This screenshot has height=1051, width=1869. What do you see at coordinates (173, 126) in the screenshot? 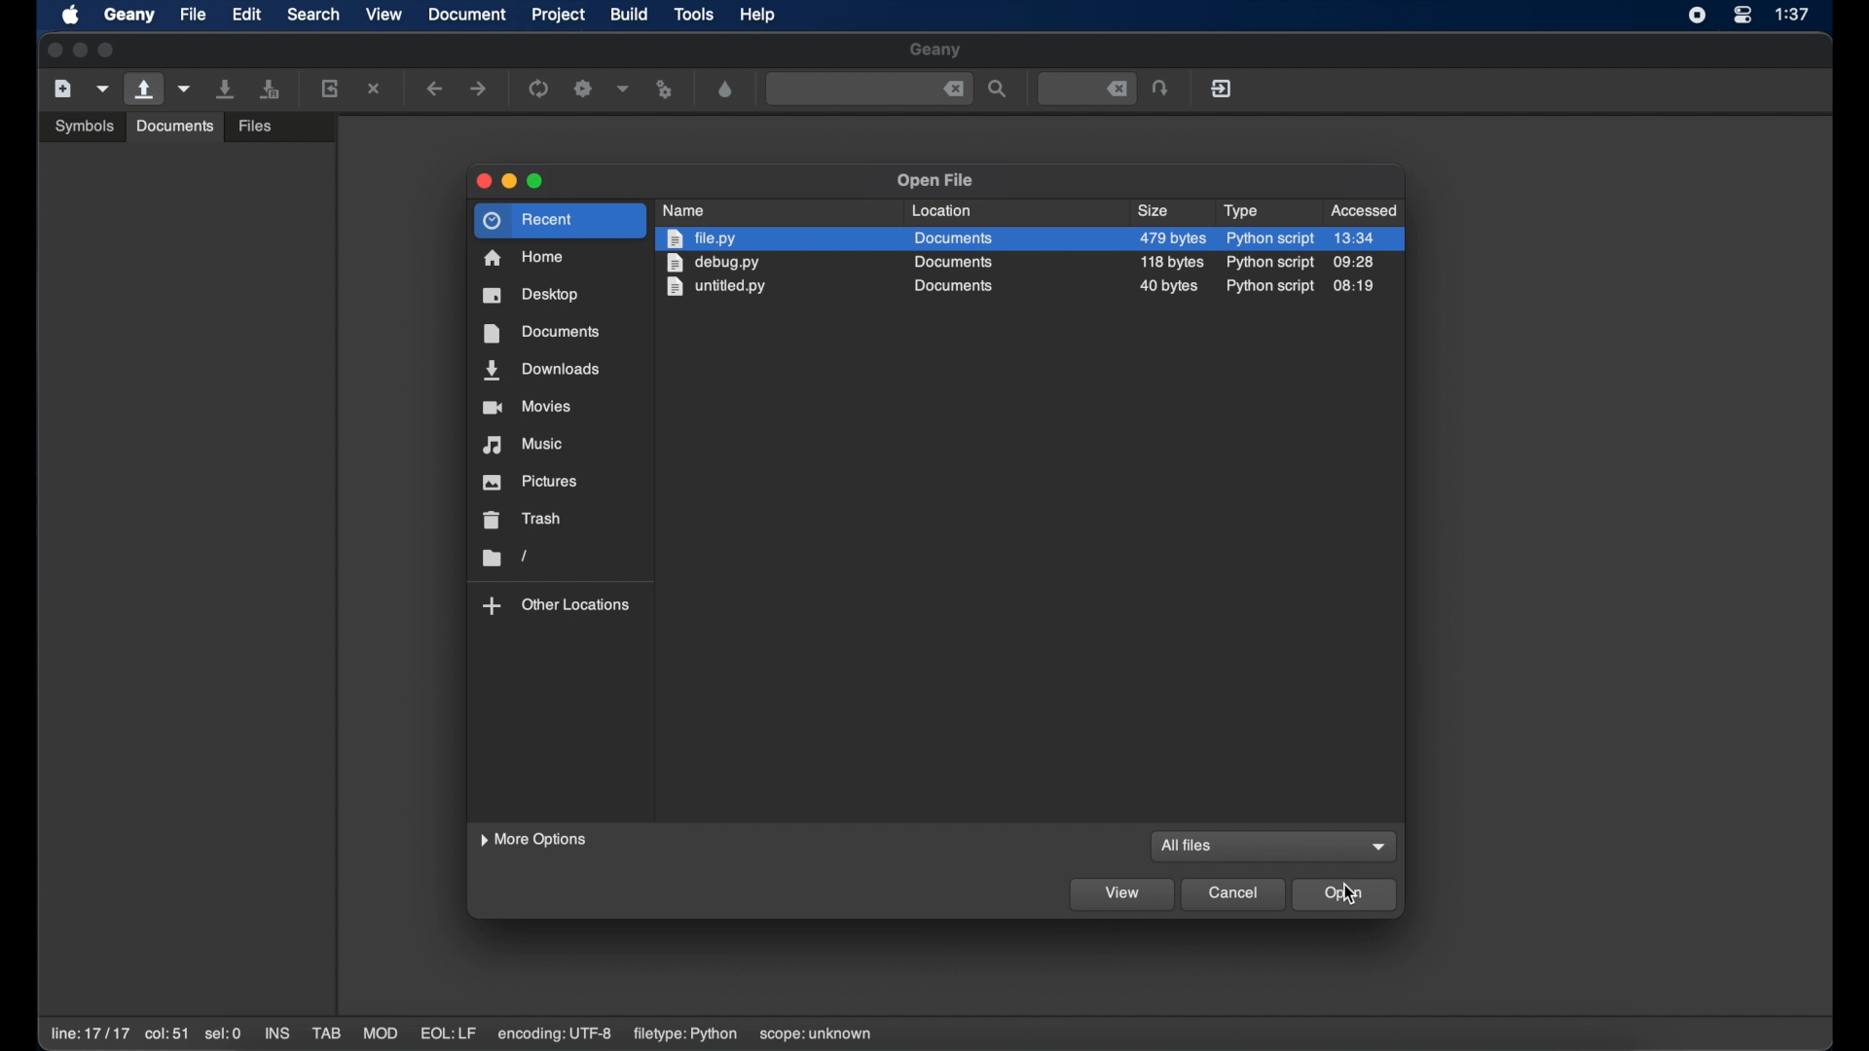
I see `documents` at bounding box center [173, 126].